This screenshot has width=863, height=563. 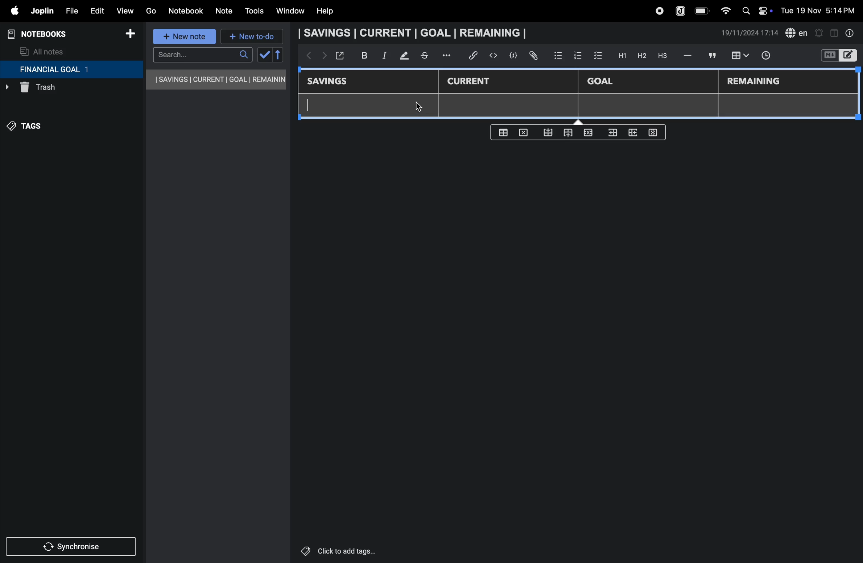 I want to click on new to-do, so click(x=252, y=37).